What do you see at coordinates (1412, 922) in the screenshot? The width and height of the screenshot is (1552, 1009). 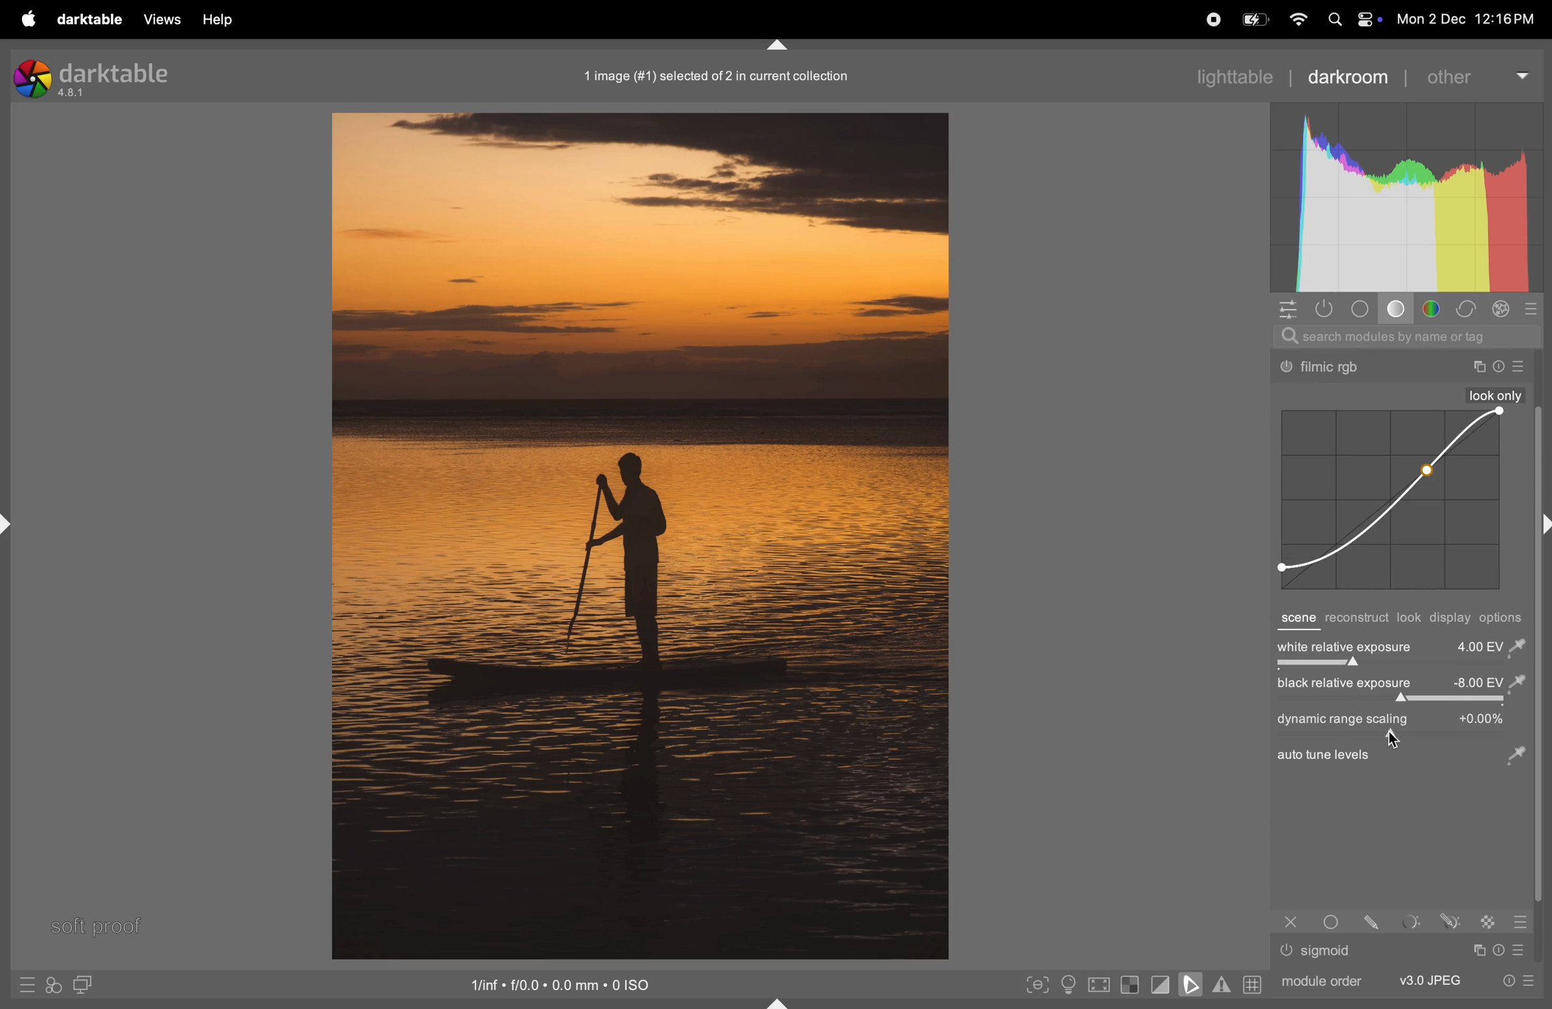 I see `` at bounding box center [1412, 922].